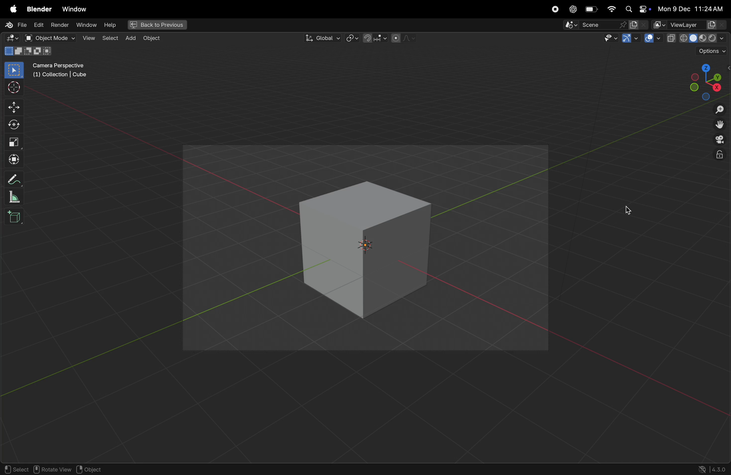 The height and width of the screenshot is (475, 731). What do you see at coordinates (110, 39) in the screenshot?
I see `select` at bounding box center [110, 39].